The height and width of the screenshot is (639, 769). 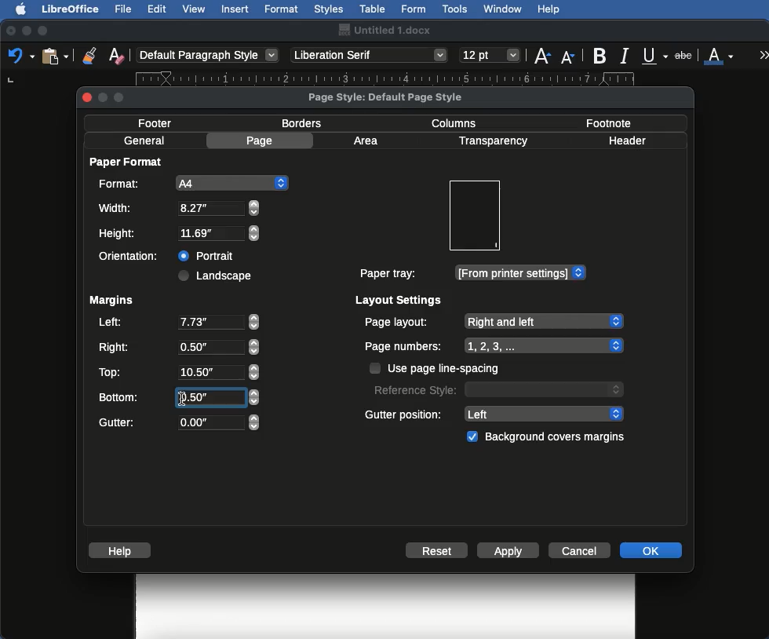 What do you see at coordinates (571, 57) in the screenshot?
I see `Size decrease` at bounding box center [571, 57].